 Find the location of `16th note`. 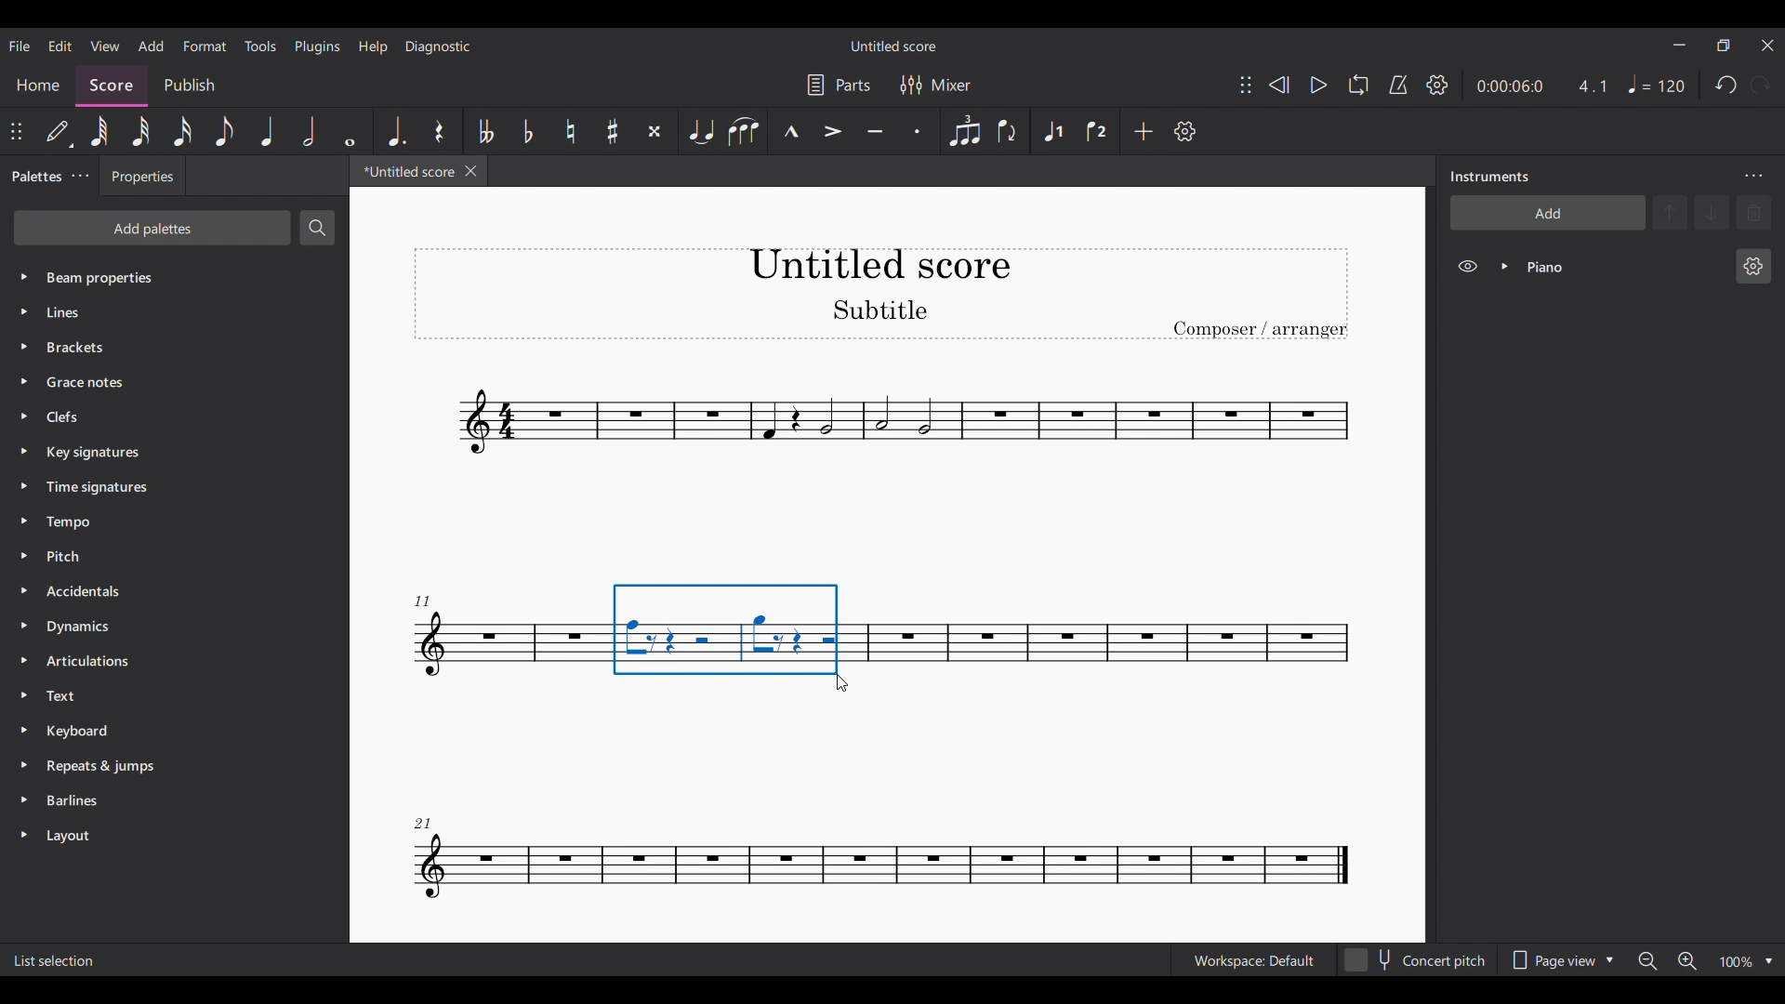

16th note is located at coordinates (181, 131).